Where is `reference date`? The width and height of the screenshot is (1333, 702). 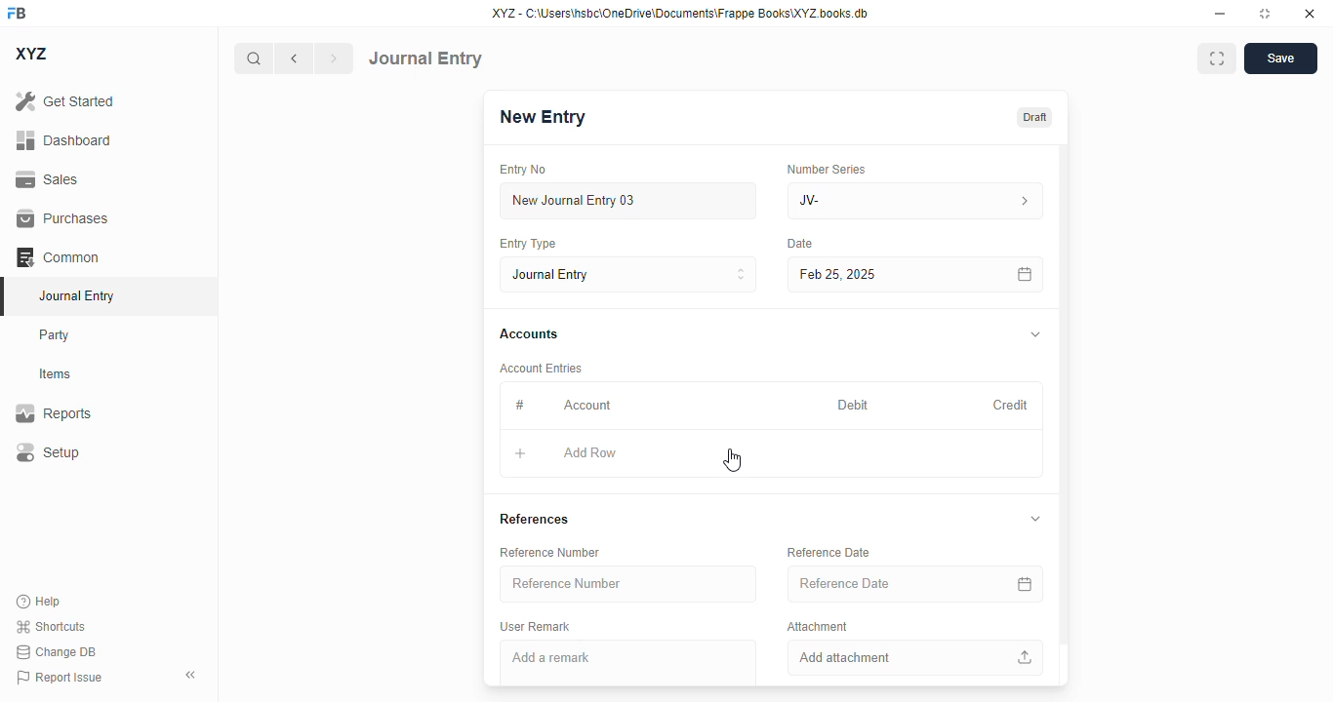 reference date is located at coordinates (878, 583).